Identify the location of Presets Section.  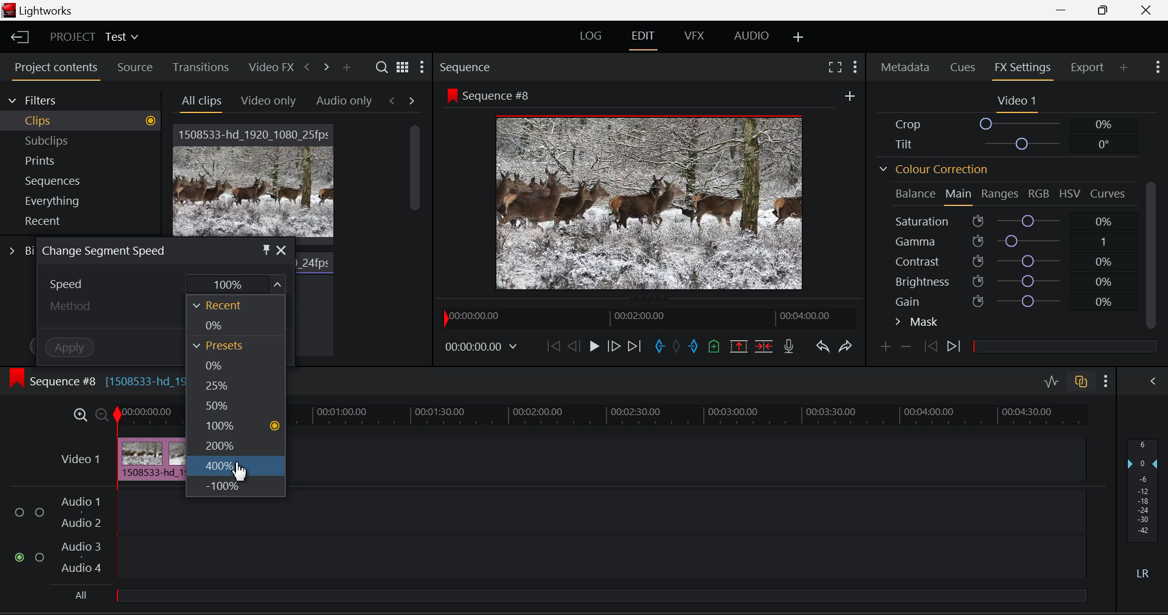
(229, 345).